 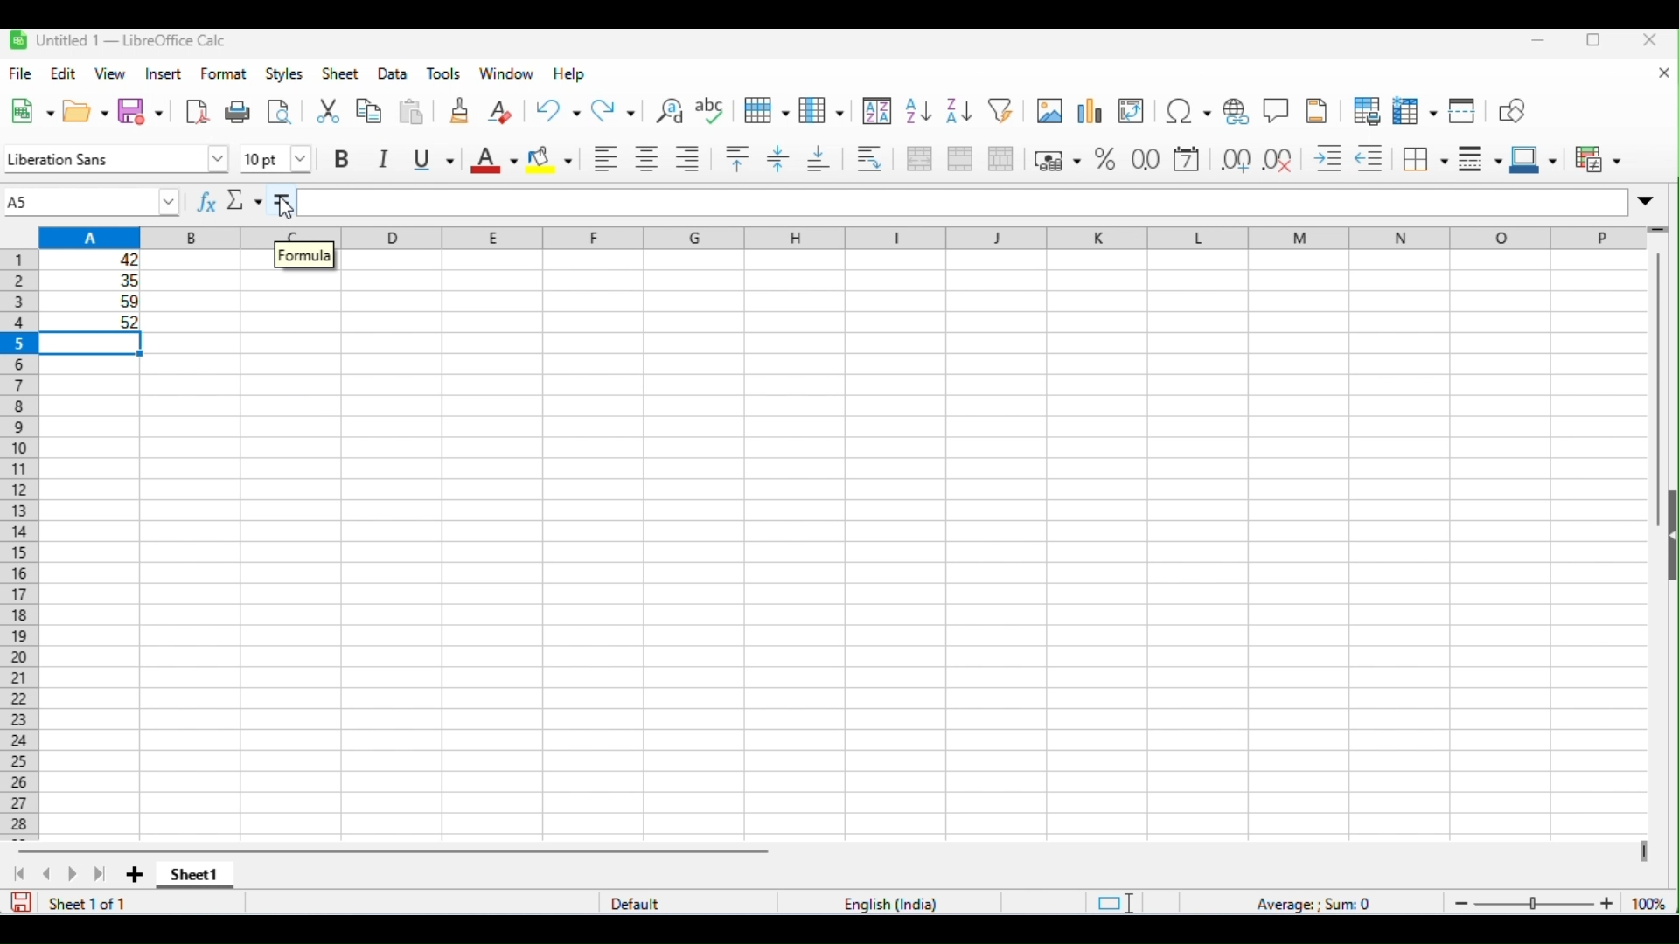 I want to click on copy, so click(x=371, y=111).